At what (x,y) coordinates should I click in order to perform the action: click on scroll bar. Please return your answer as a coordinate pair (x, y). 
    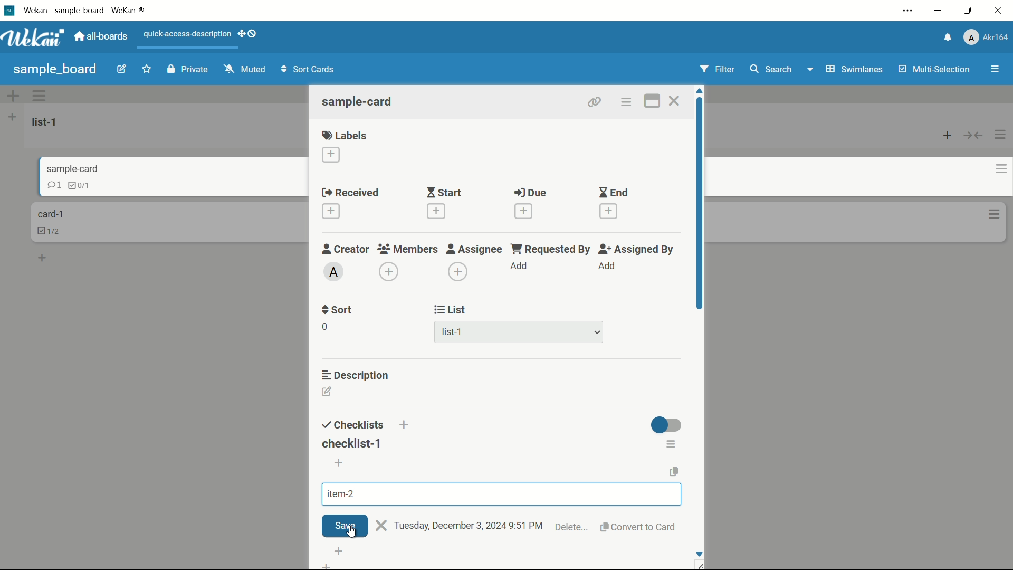
    Looking at the image, I should click on (701, 210).